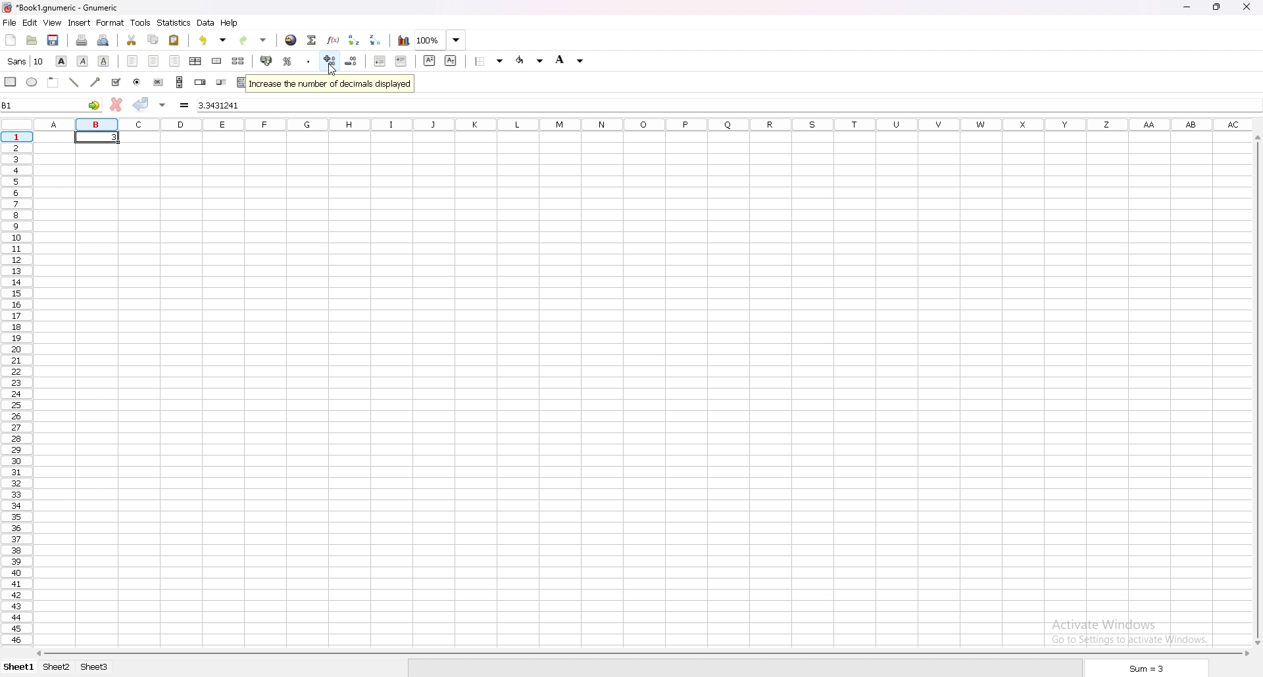  I want to click on slider, so click(224, 82).